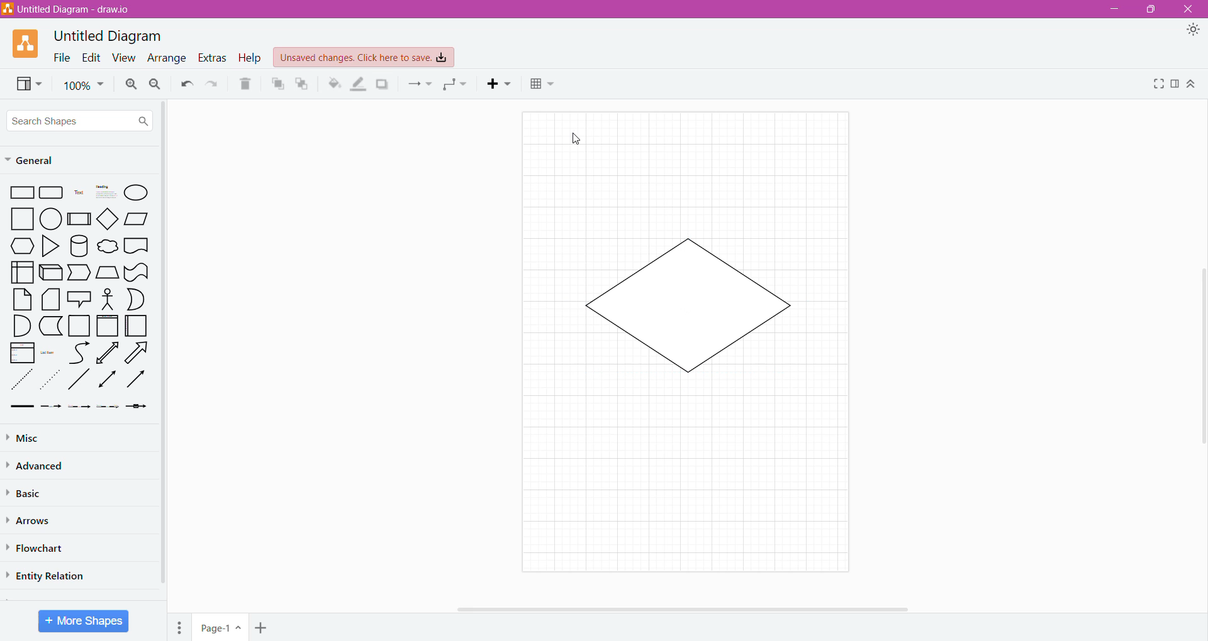 The width and height of the screenshot is (1208, 641). What do you see at coordinates (52, 383) in the screenshot?
I see `Dotted Line` at bounding box center [52, 383].